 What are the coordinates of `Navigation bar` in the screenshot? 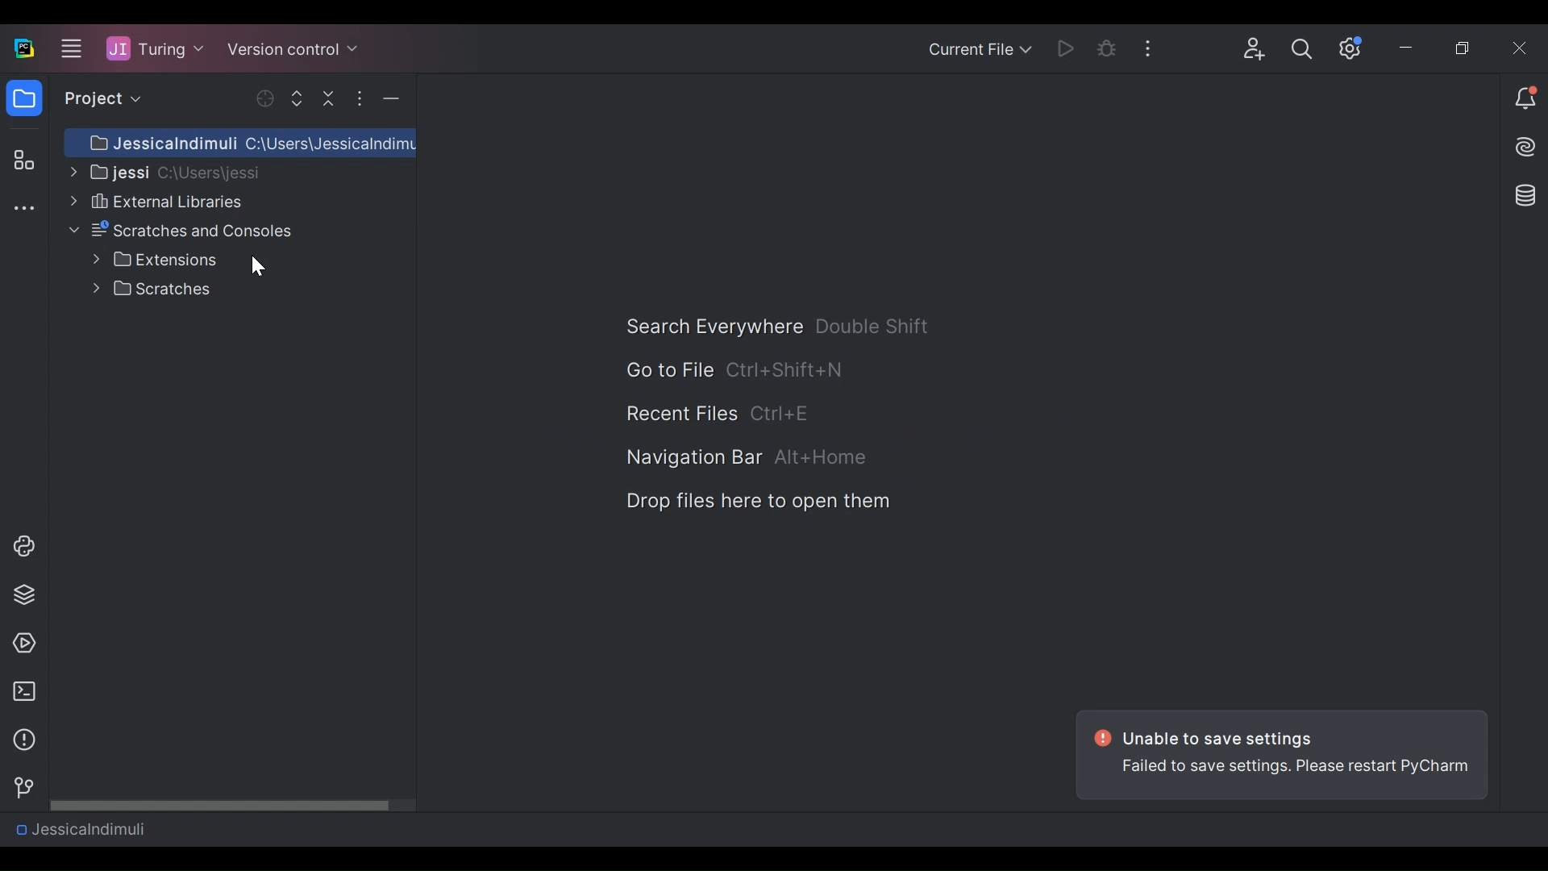 It's located at (693, 459).